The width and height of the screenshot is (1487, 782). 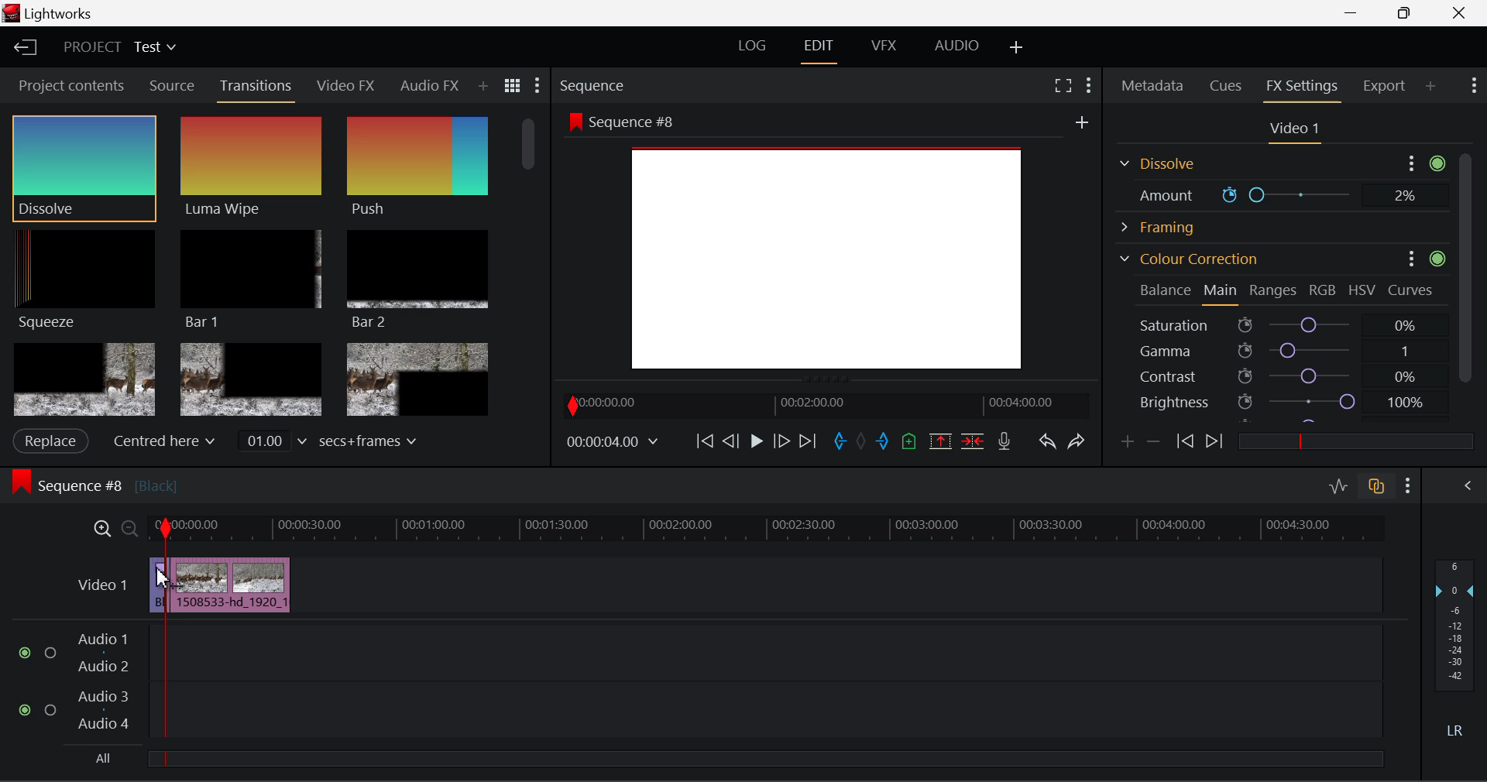 What do you see at coordinates (129, 528) in the screenshot?
I see `Timeline Zoom Out` at bounding box center [129, 528].